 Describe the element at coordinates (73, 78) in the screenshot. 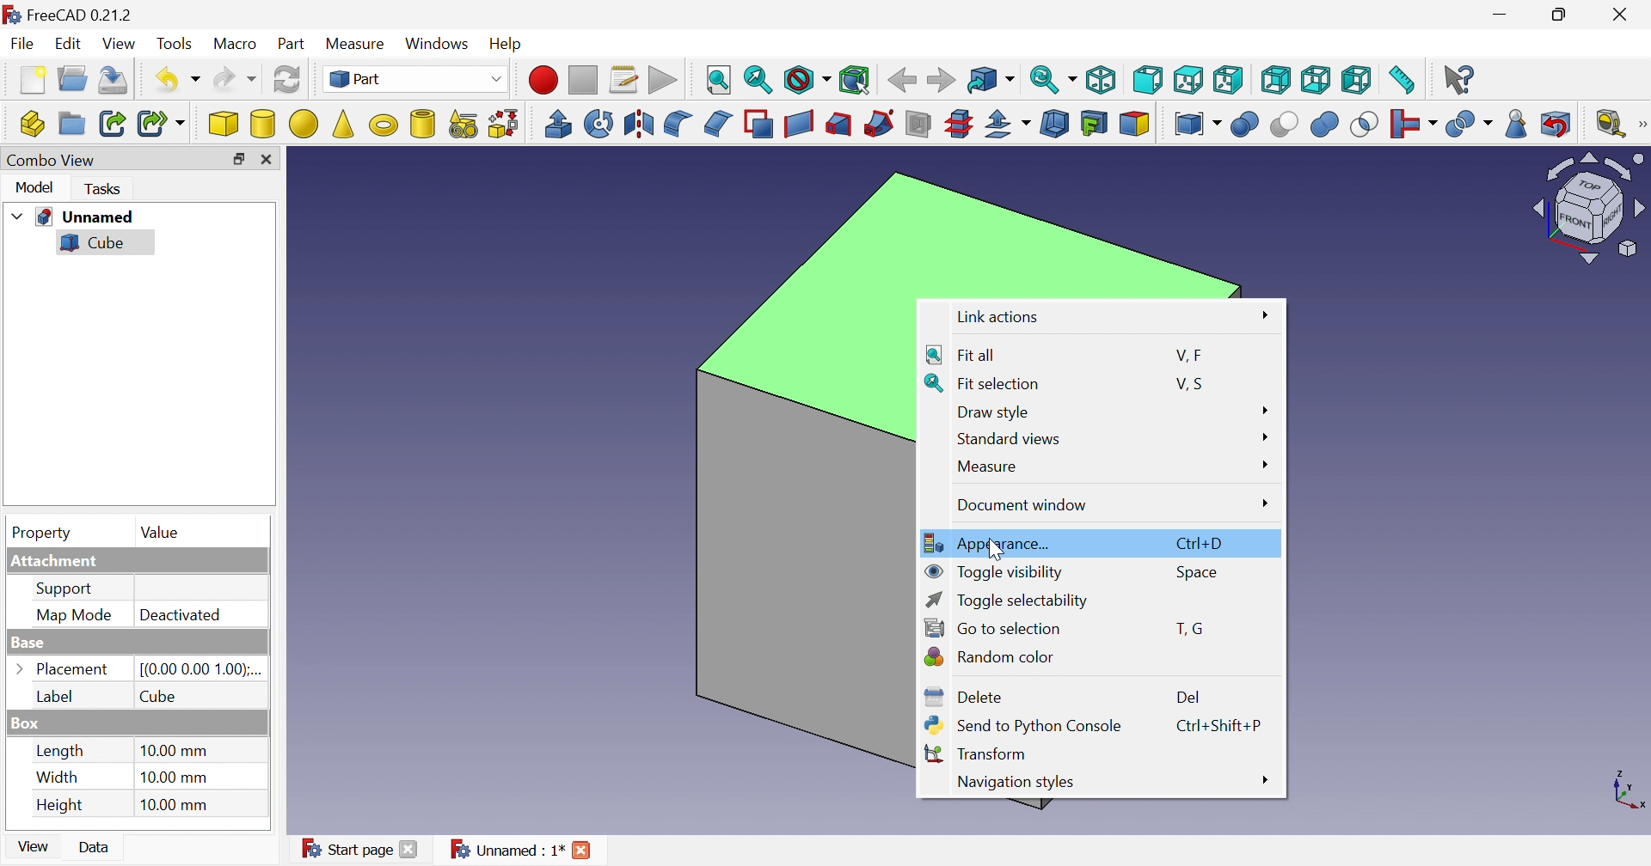

I see `Open` at that location.